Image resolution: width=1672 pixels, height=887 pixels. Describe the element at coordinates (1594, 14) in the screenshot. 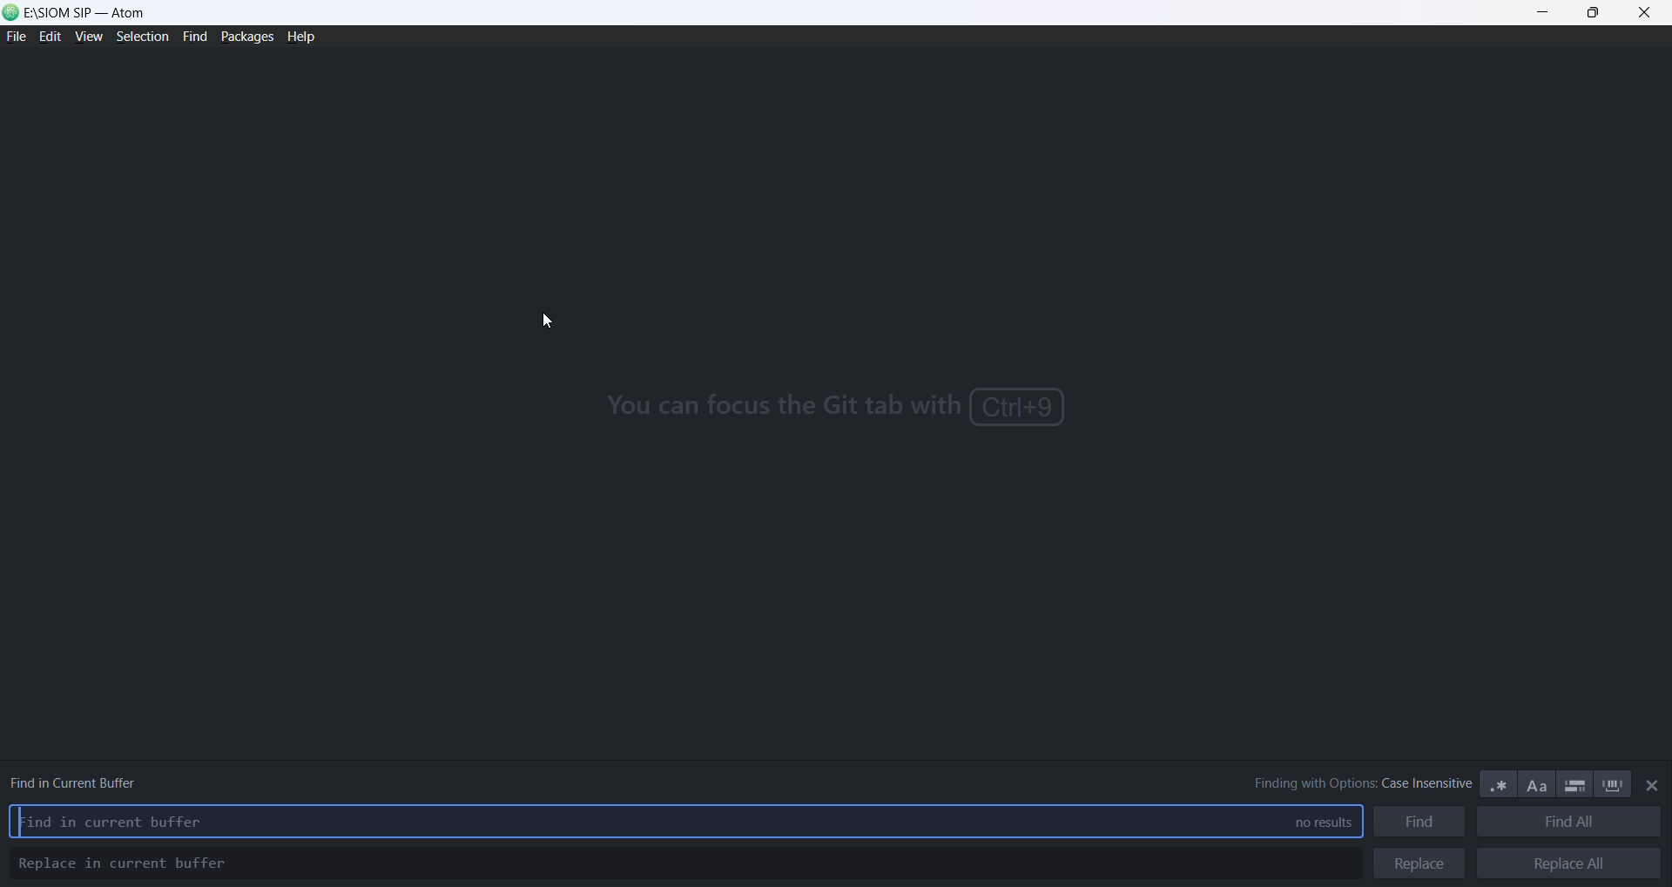

I see `maximize` at that location.